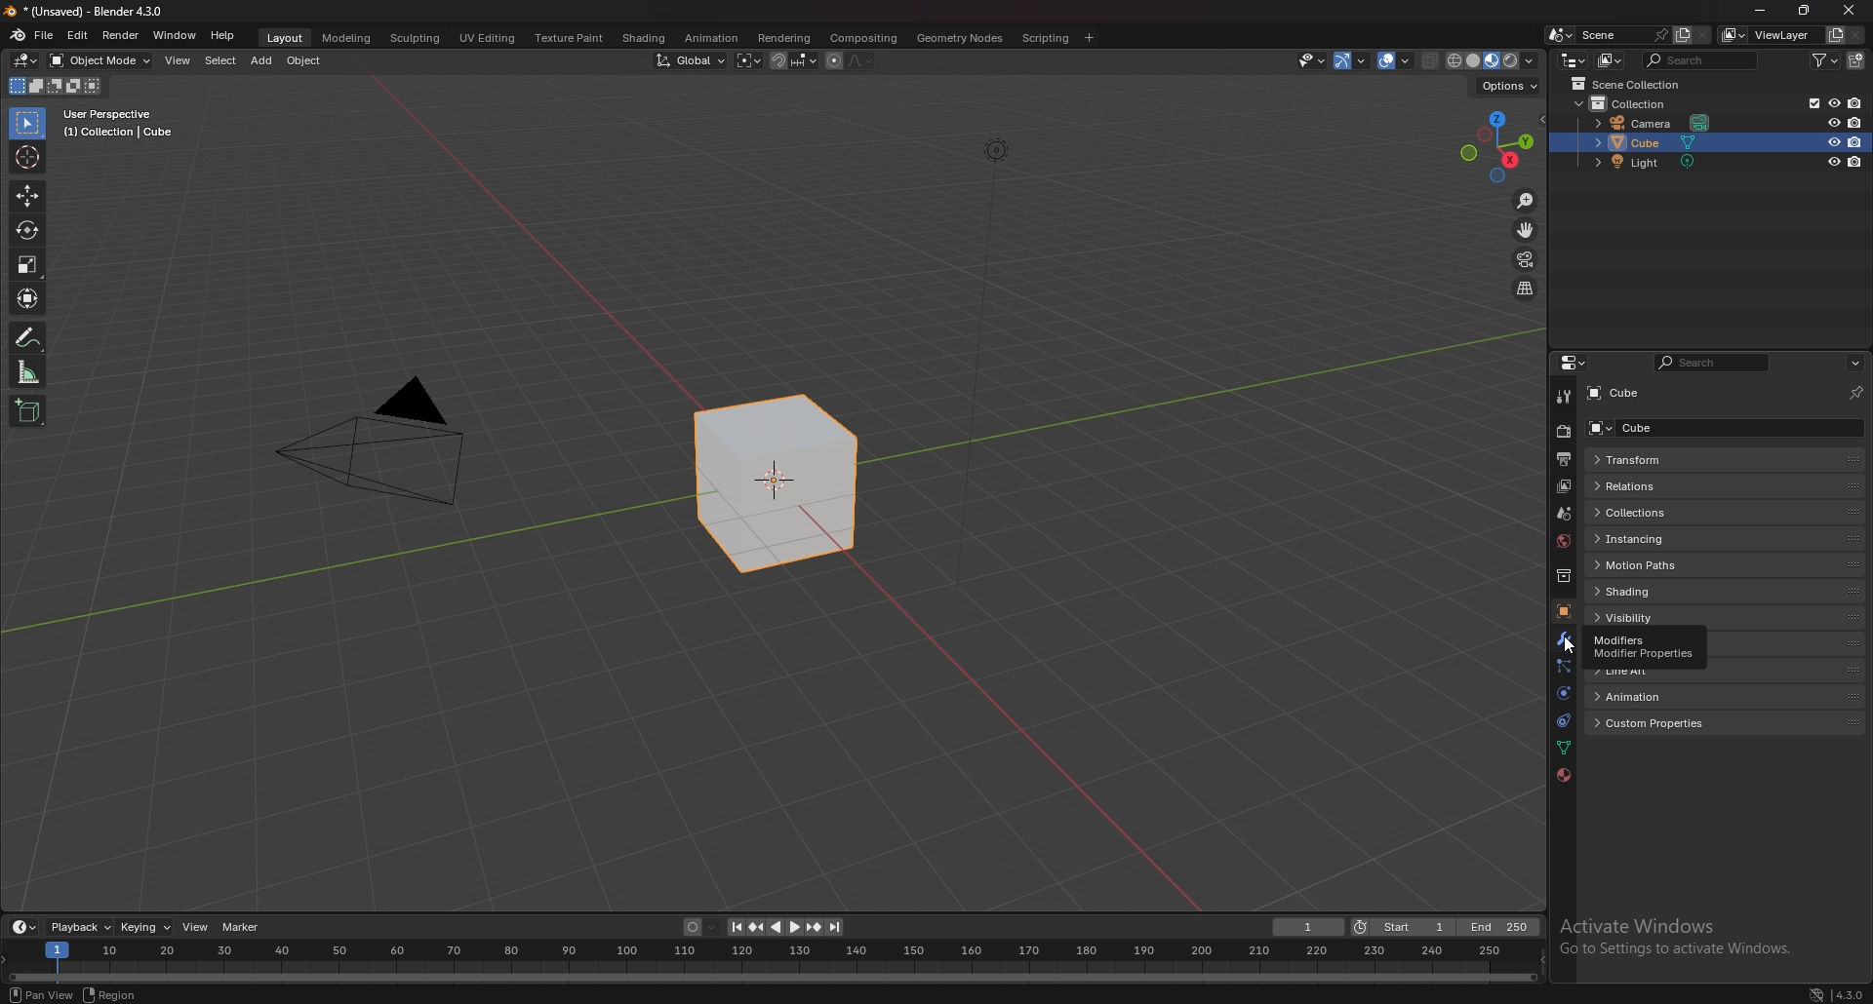 The height and width of the screenshot is (1004, 1873). Describe the element at coordinates (1811, 103) in the screenshot. I see `exclude from view layer` at that location.